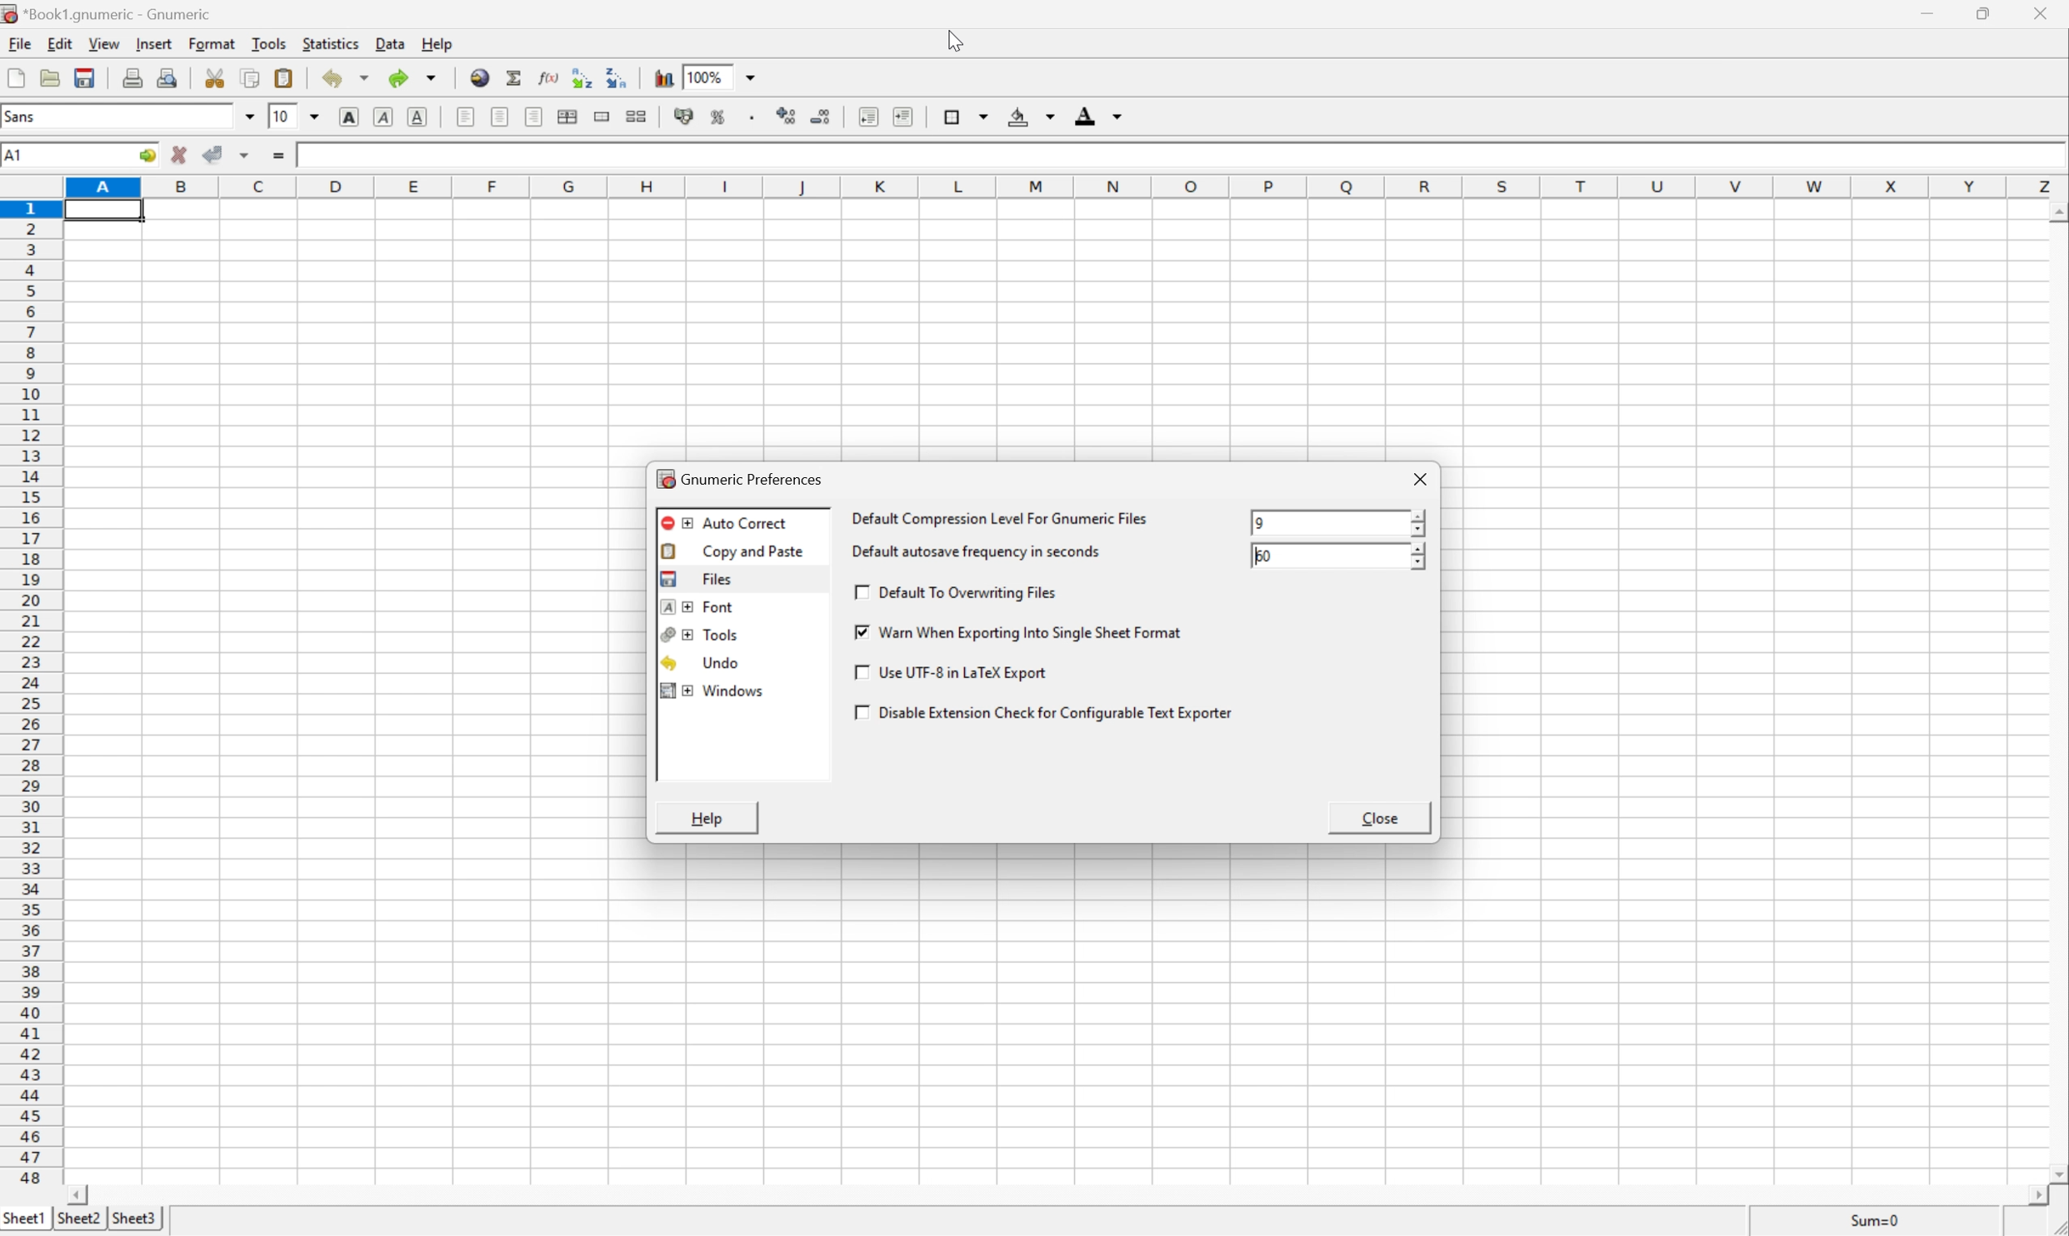  What do you see at coordinates (330, 46) in the screenshot?
I see `statistics` at bounding box center [330, 46].